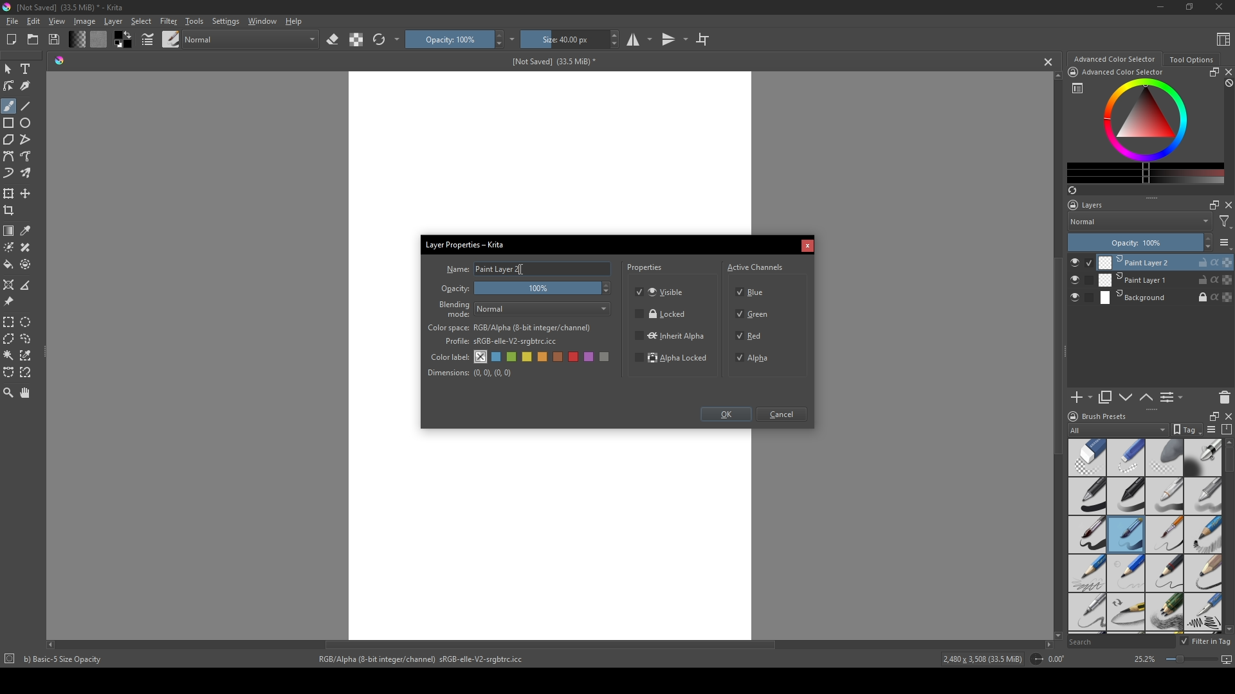 The width and height of the screenshot is (1235, 694). What do you see at coordinates (661, 314) in the screenshot?
I see `Locked` at bounding box center [661, 314].